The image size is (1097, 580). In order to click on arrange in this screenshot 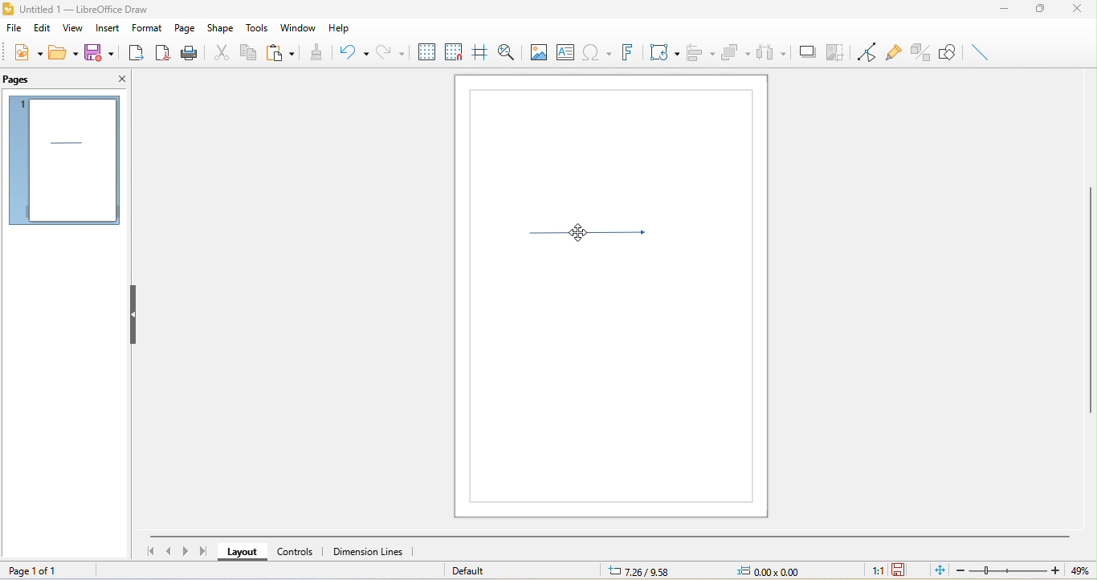, I will do `click(736, 54)`.